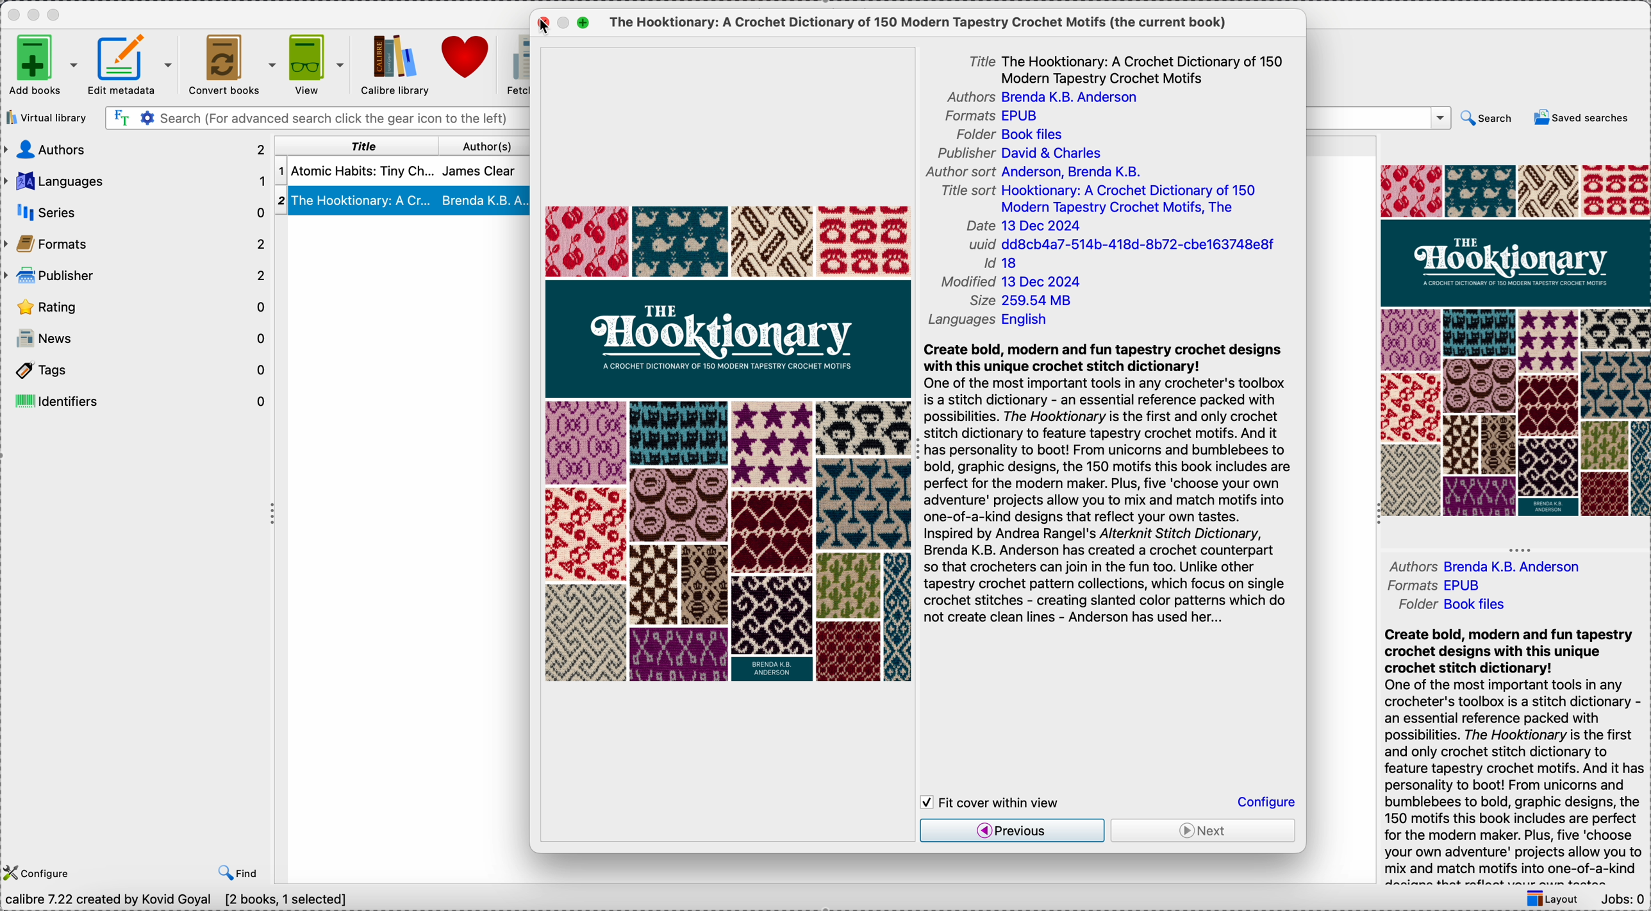 Image resolution: width=1651 pixels, height=911 pixels. What do you see at coordinates (320, 65) in the screenshot?
I see `view` at bounding box center [320, 65].